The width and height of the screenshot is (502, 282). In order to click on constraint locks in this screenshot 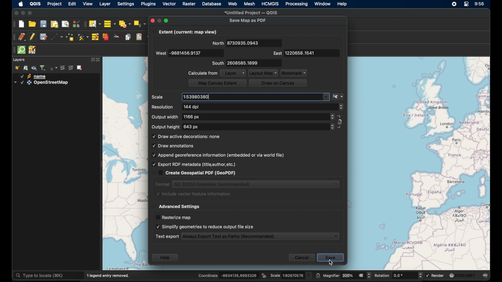, I will do `click(340, 122)`.